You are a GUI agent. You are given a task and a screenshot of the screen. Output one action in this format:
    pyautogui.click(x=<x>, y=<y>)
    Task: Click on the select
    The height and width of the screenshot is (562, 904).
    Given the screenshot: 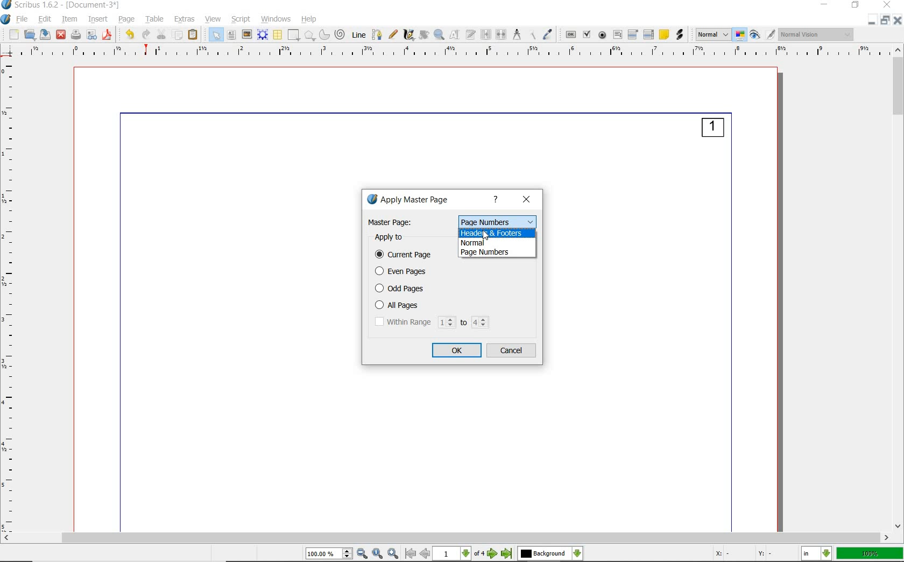 What is the action you would take?
    pyautogui.click(x=217, y=34)
    